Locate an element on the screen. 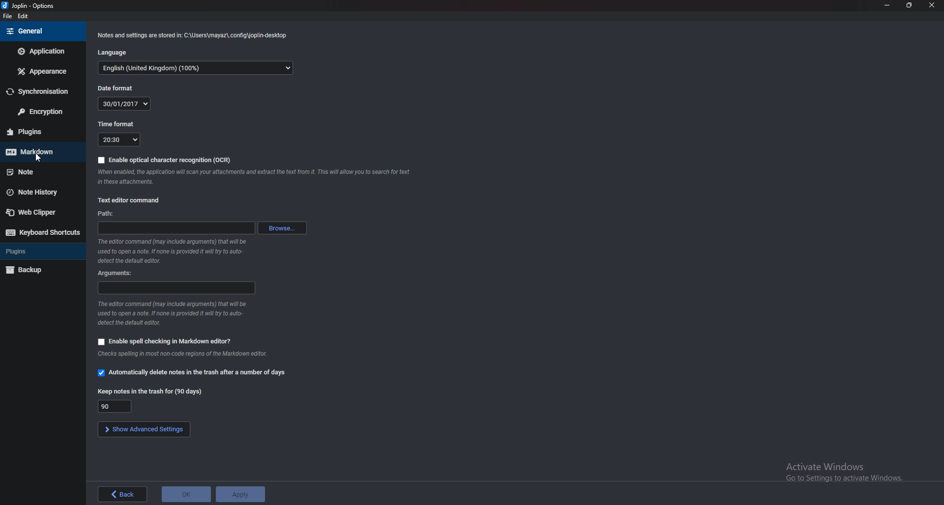 The height and width of the screenshot is (505, 944). Keep notes in the trash for is located at coordinates (151, 392).